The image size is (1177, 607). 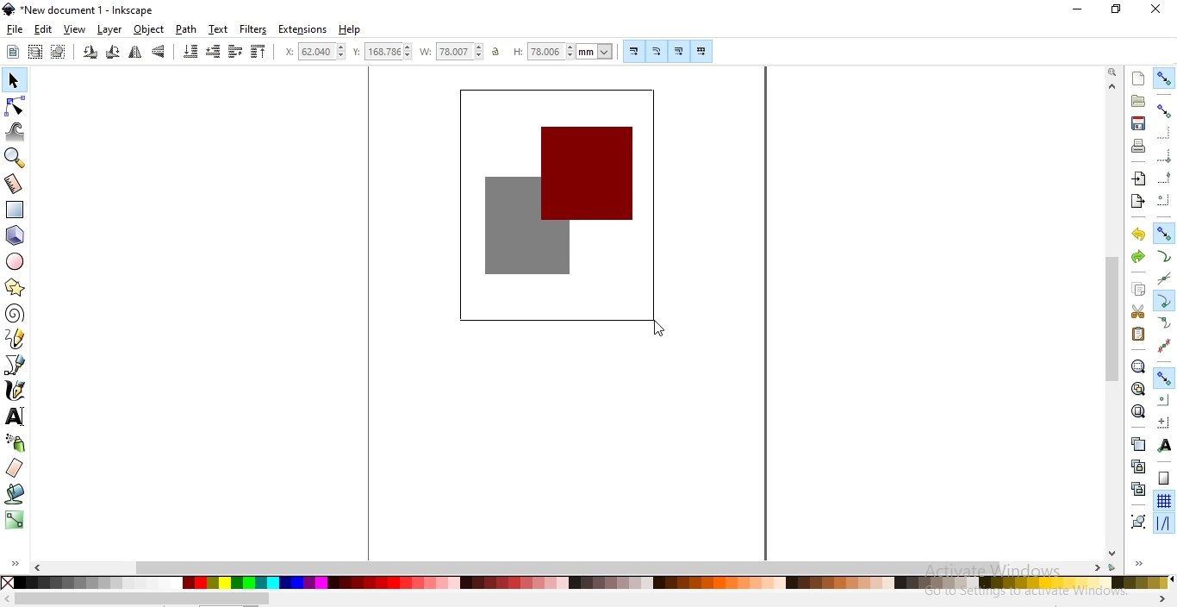 What do you see at coordinates (36, 52) in the screenshot?
I see `select any object in visible and unlocked layers` at bounding box center [36, 52].